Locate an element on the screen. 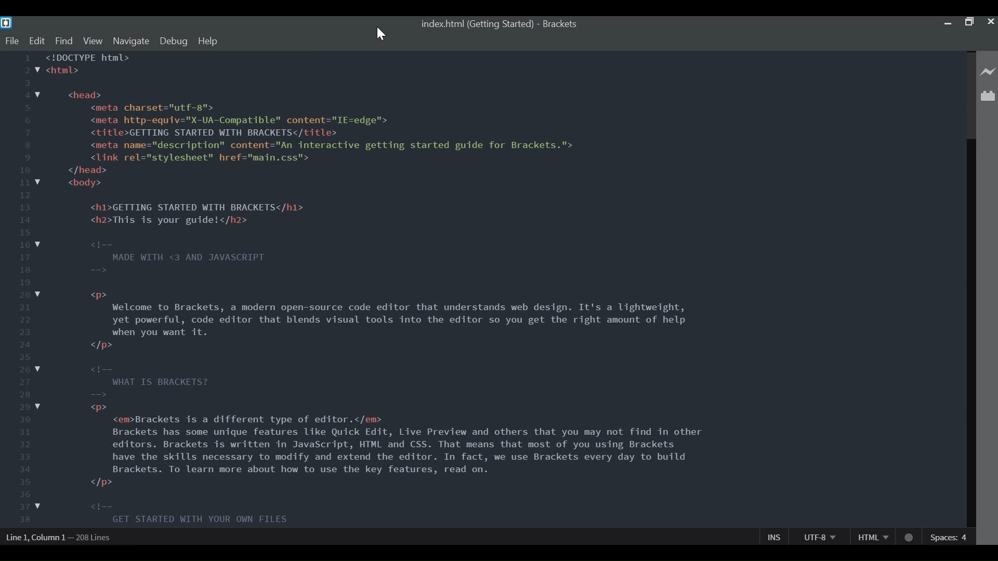 This screenshot has height=561, width=998. Find is located at coordinates (63, 42).